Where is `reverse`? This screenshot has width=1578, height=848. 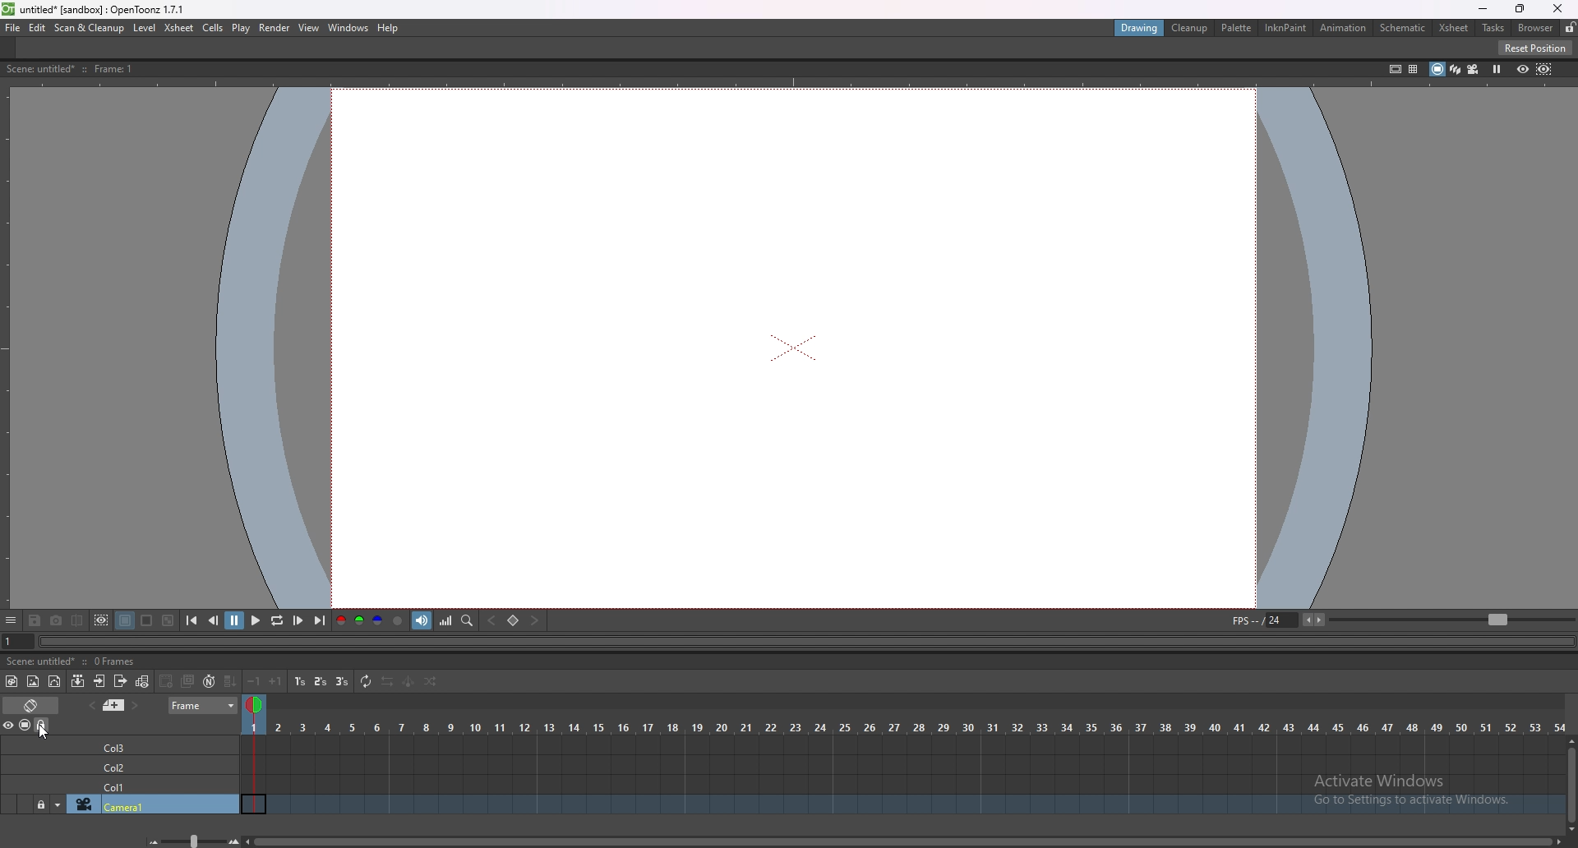 reverse is located at coordinates (387, 682).